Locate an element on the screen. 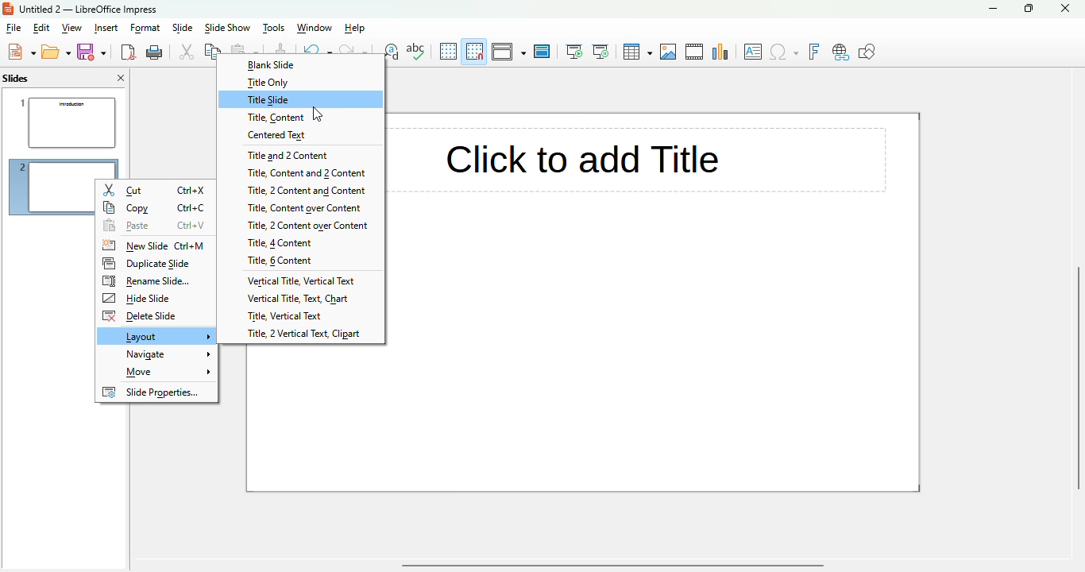  slides is located at coordinates (16, 78).